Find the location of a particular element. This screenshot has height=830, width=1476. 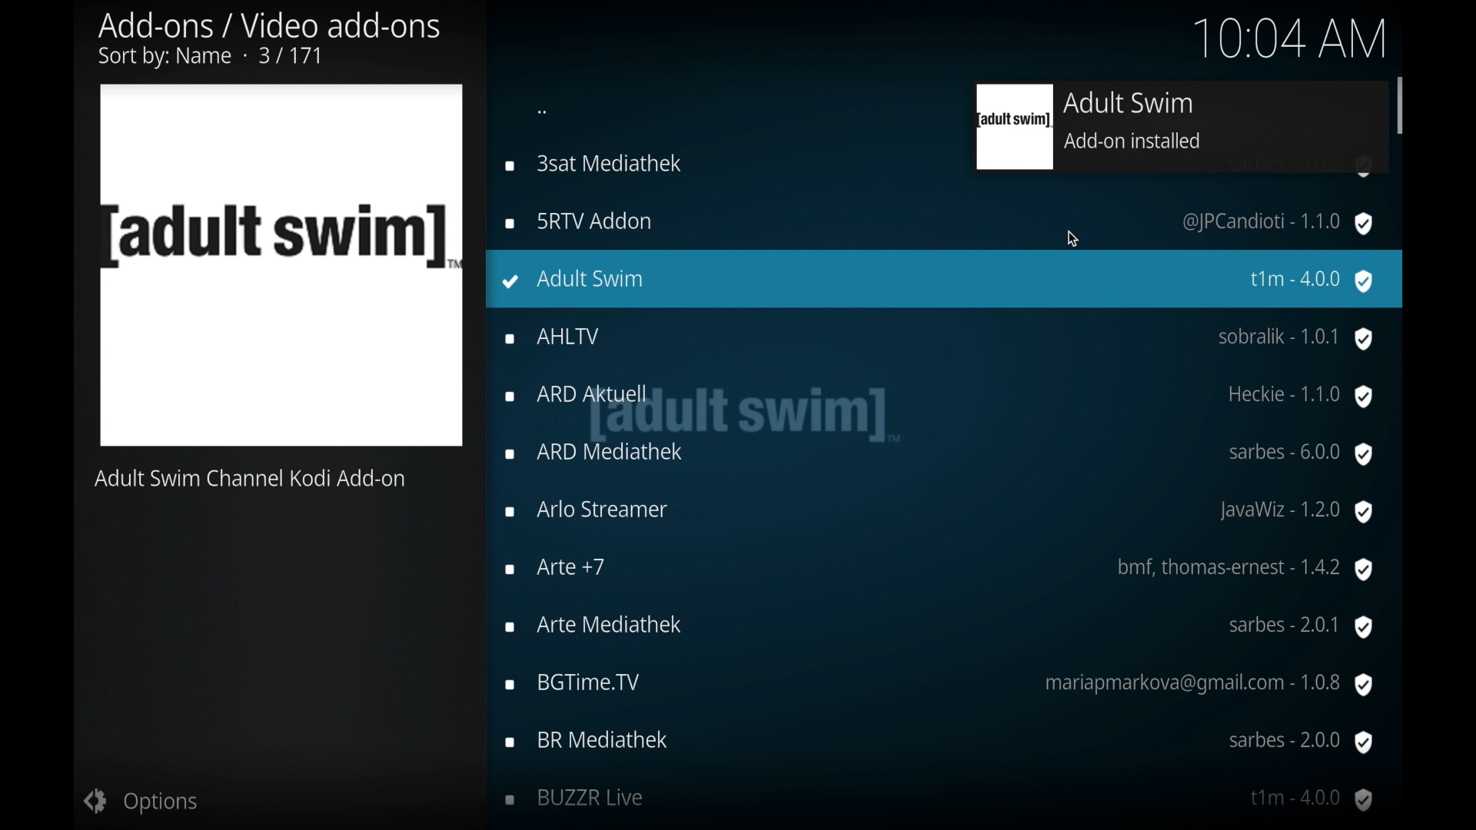

adult swim icon is located at coordinates (281, 266).